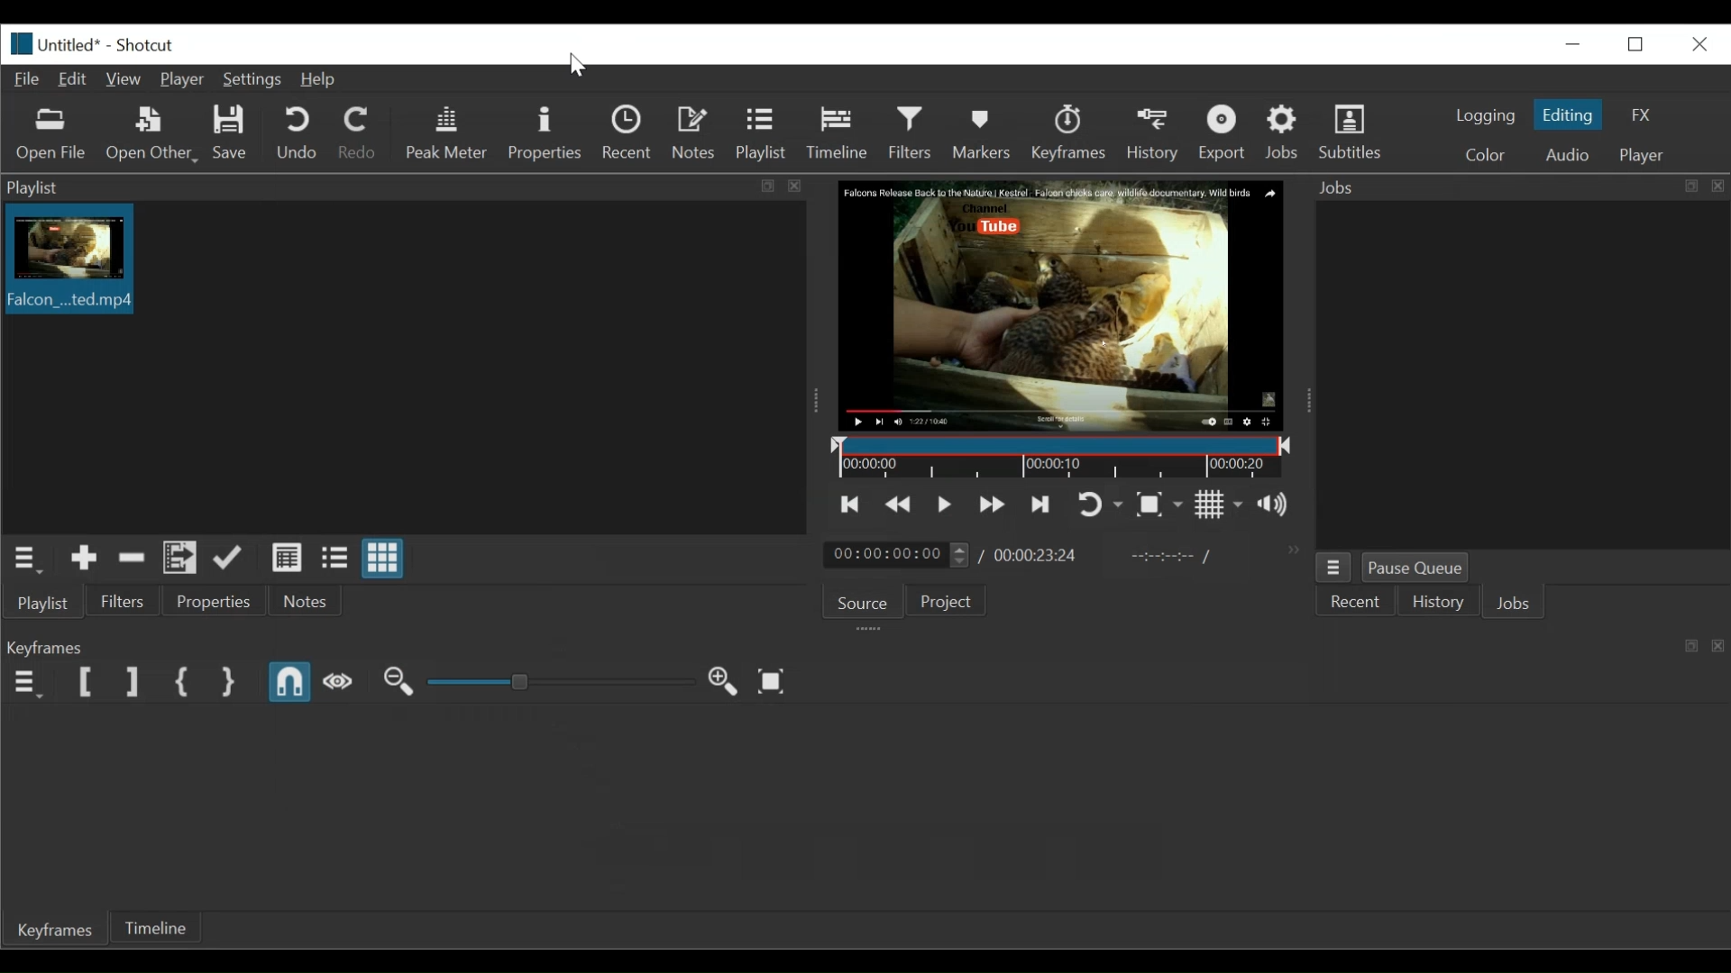  What do you see at coordinates (50, 44) in the screenshot?
I see `Untitled` at bounding box center [50, 44].